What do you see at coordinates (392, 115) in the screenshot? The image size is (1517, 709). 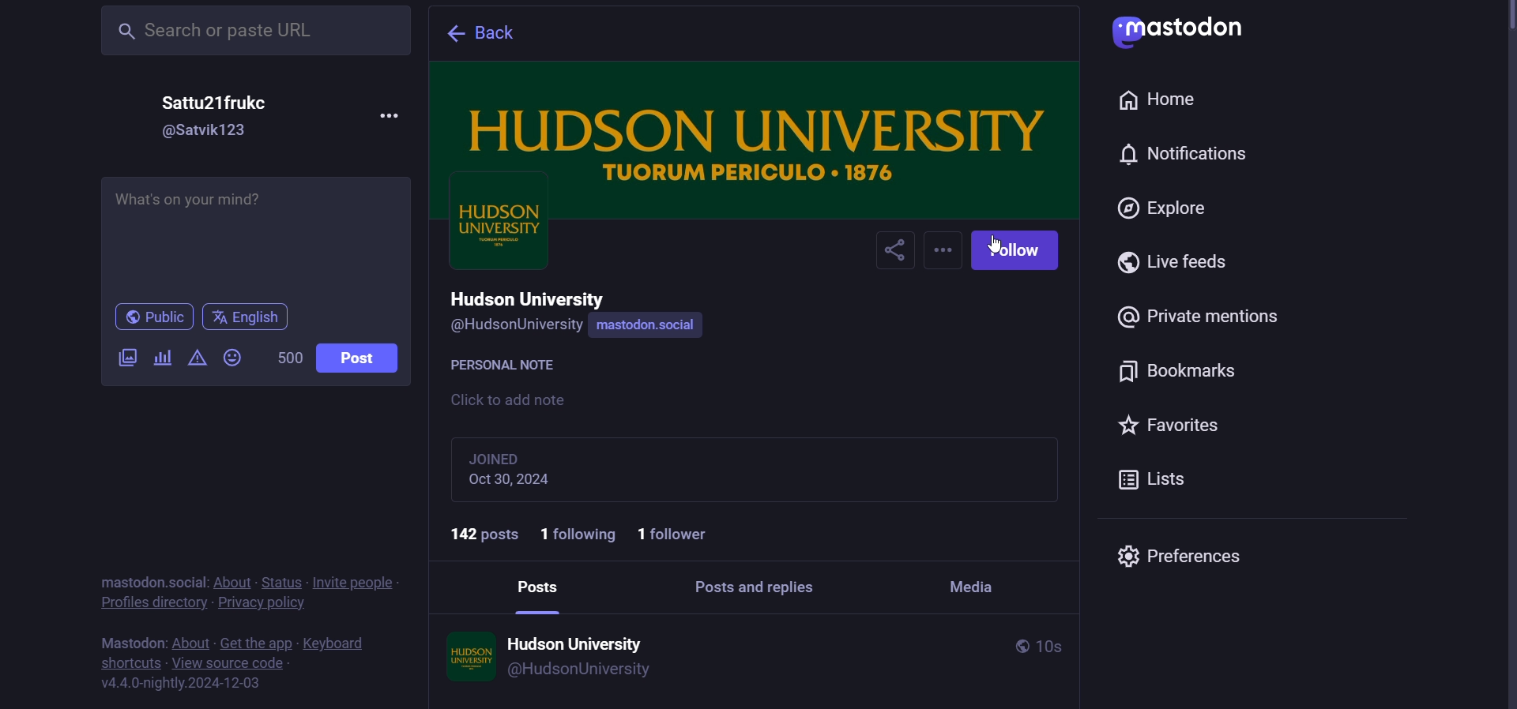 I see `more` at bounding box center [392, 115].